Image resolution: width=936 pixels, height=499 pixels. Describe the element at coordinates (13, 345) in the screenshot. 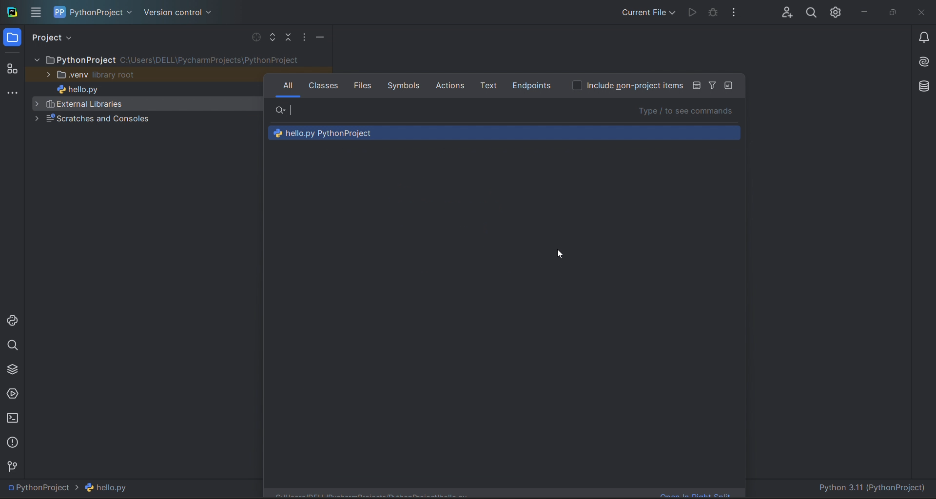

I see `search` at that location.